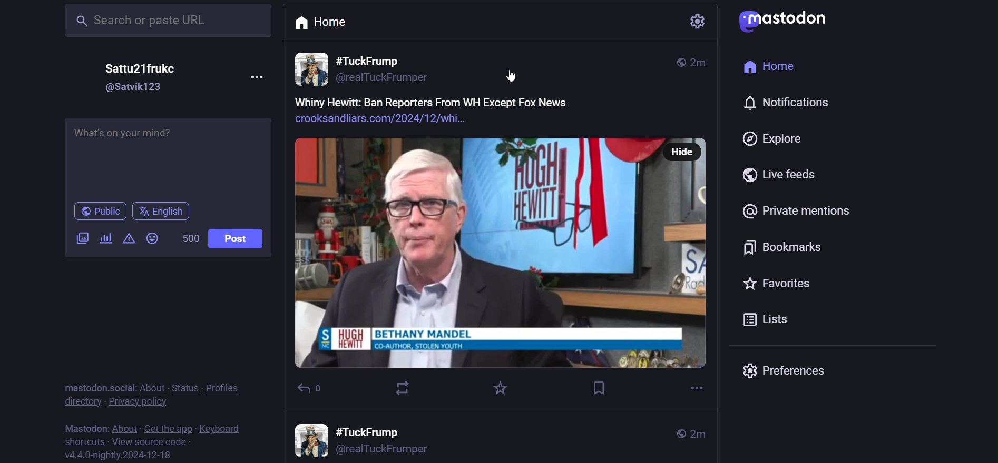 This screenshot has width=998, height=463. Describe the element at coordinates (166, 22) in the screenshot. I see `search` at that location.